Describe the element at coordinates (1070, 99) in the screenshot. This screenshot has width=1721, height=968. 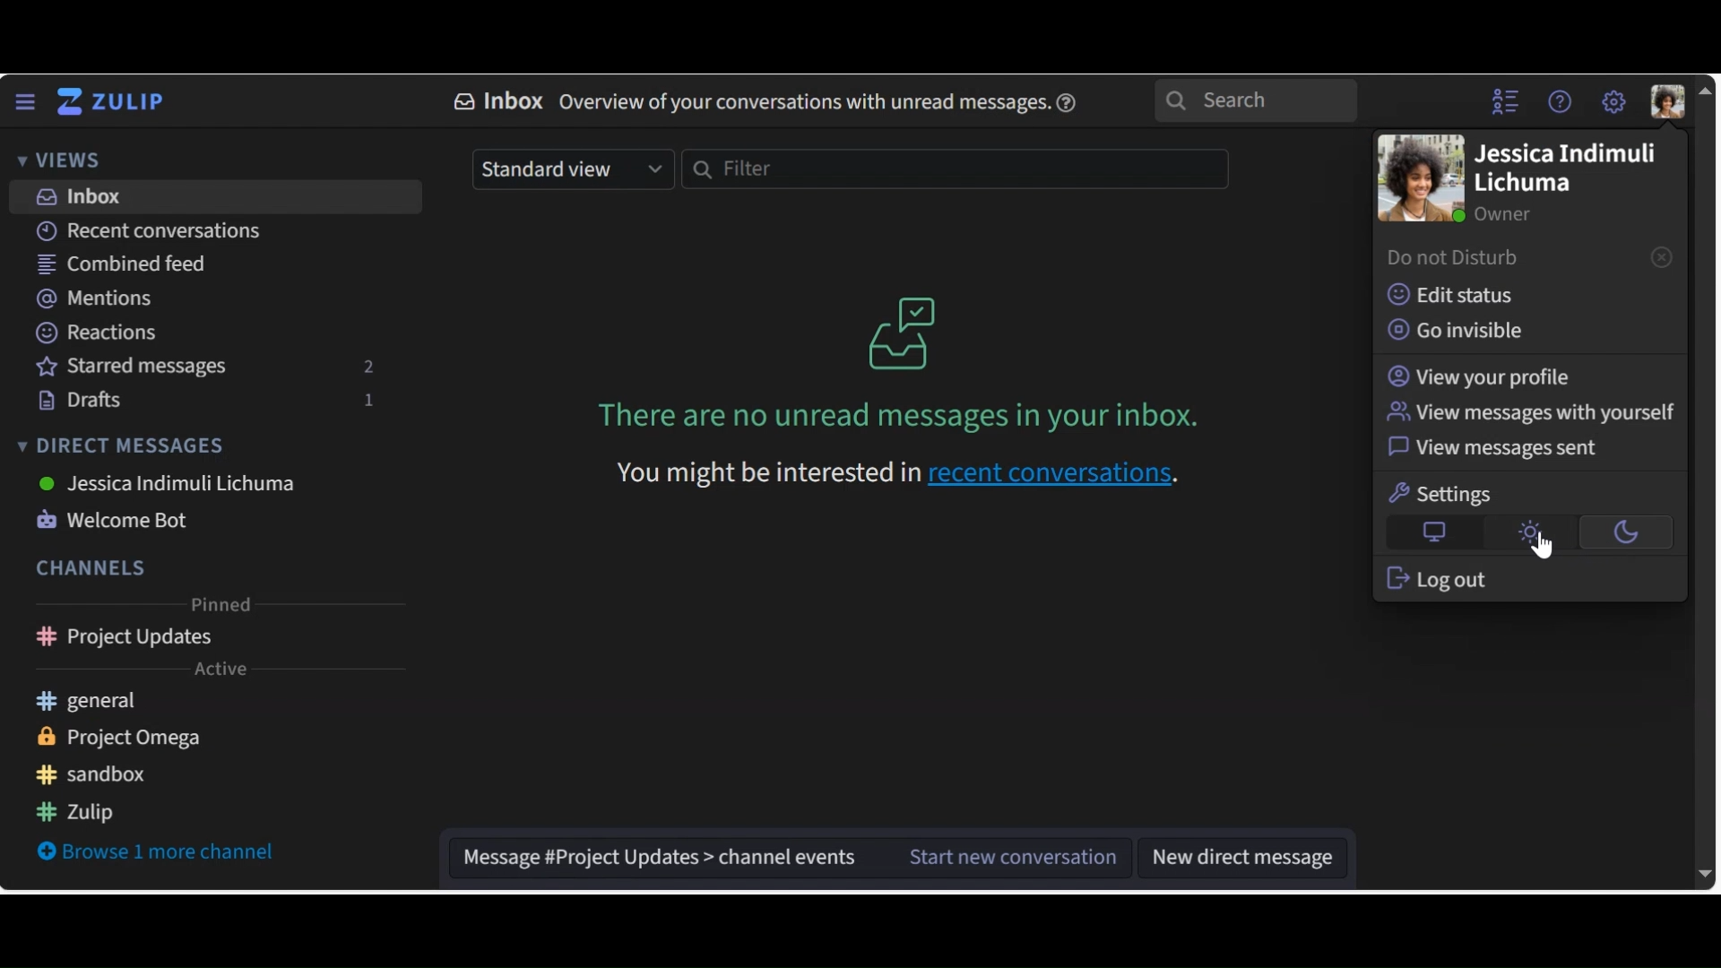
I see `Help` at that location.